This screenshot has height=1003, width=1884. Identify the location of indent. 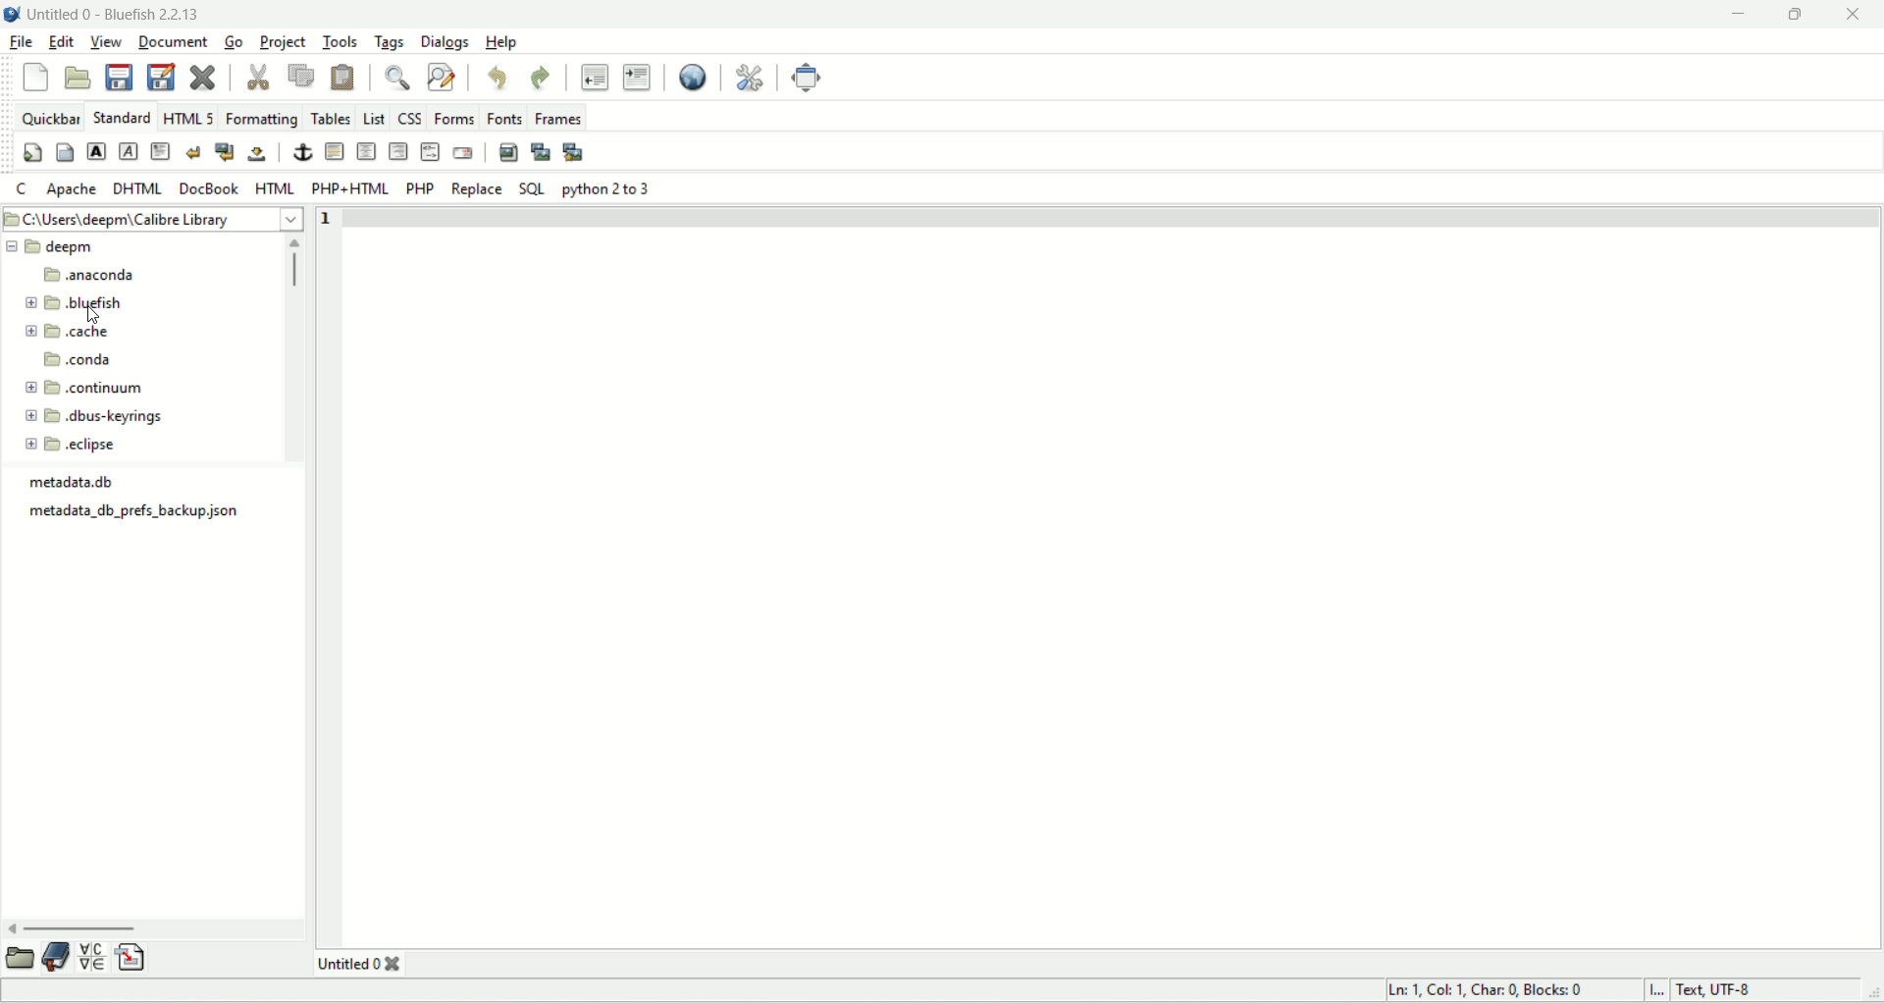
(637, 79).